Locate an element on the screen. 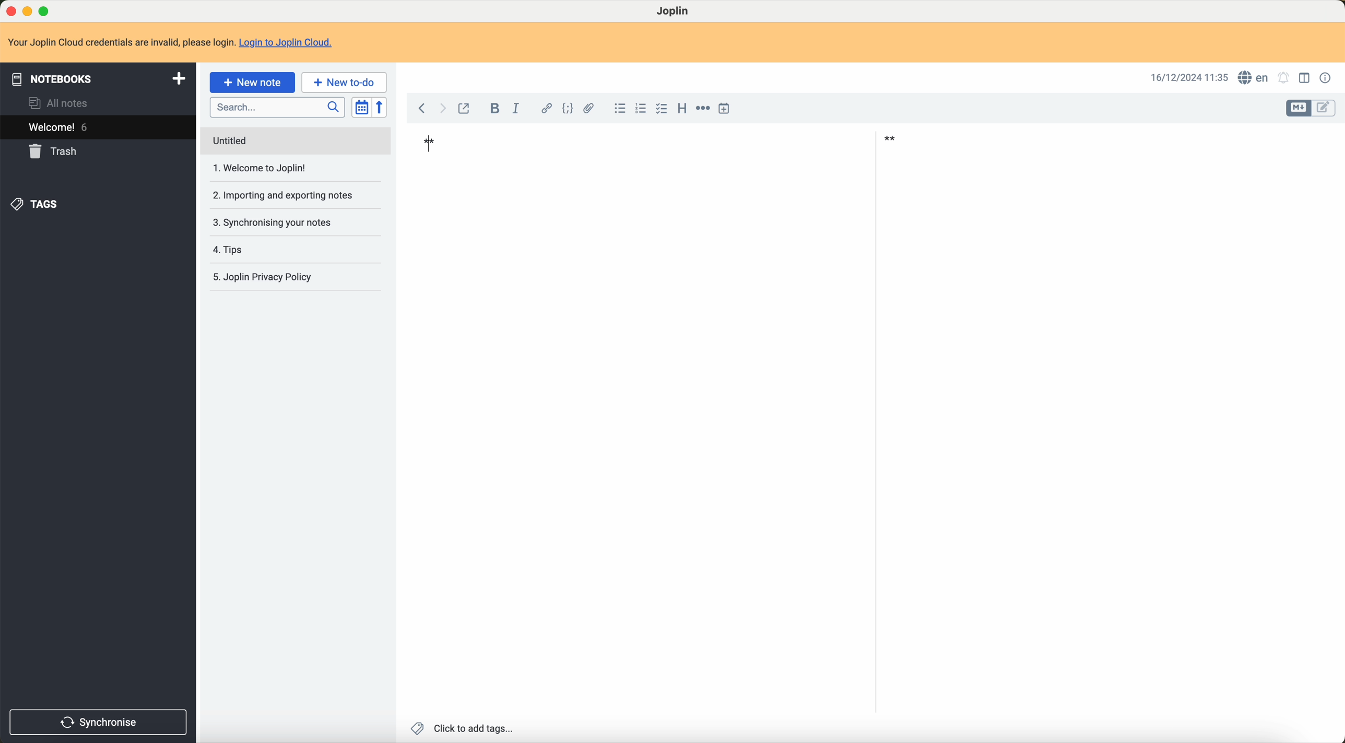  note properties is located at coordinates (1326, 78).